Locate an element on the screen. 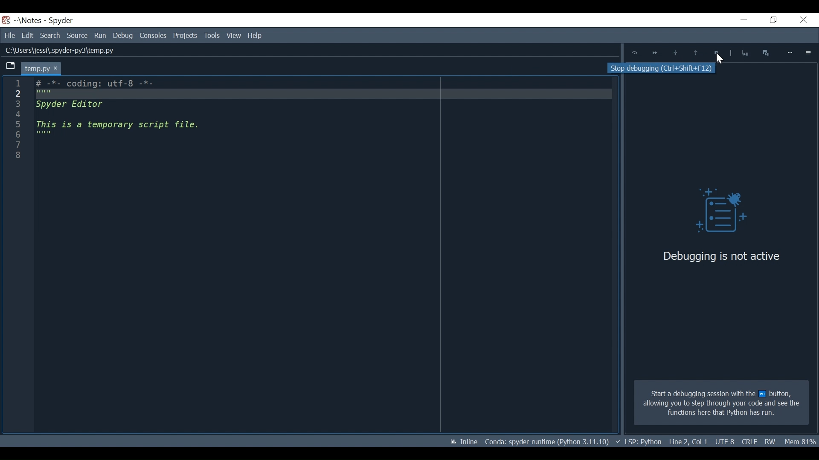  Execute Current Line is located at coordinates (635, 53).